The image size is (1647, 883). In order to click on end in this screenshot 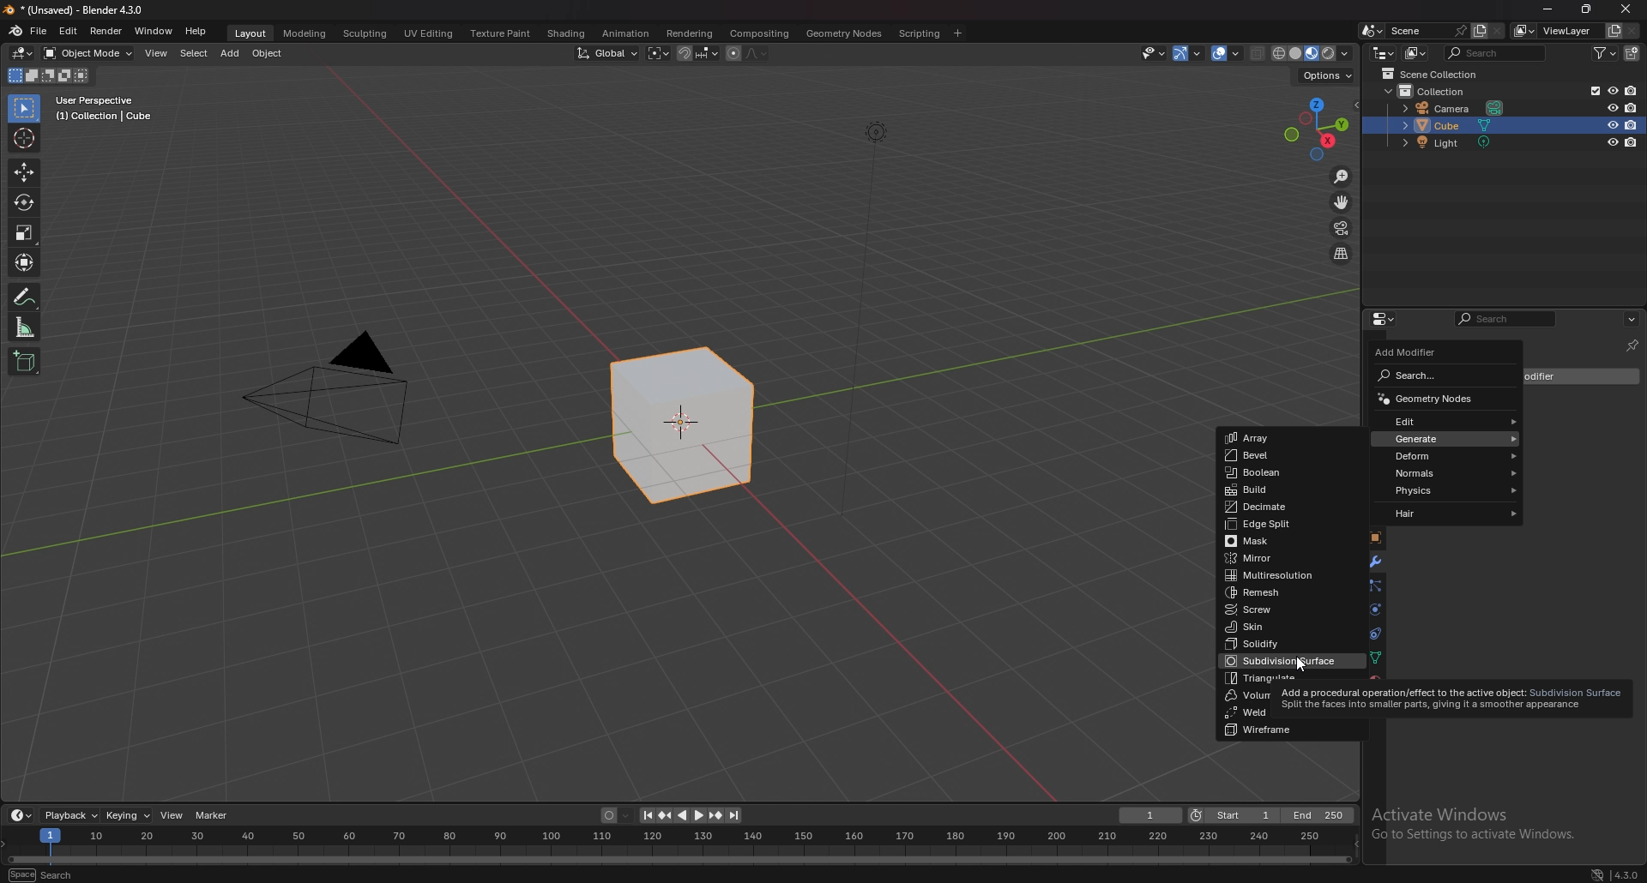, I will do `click(1320, 814)`.